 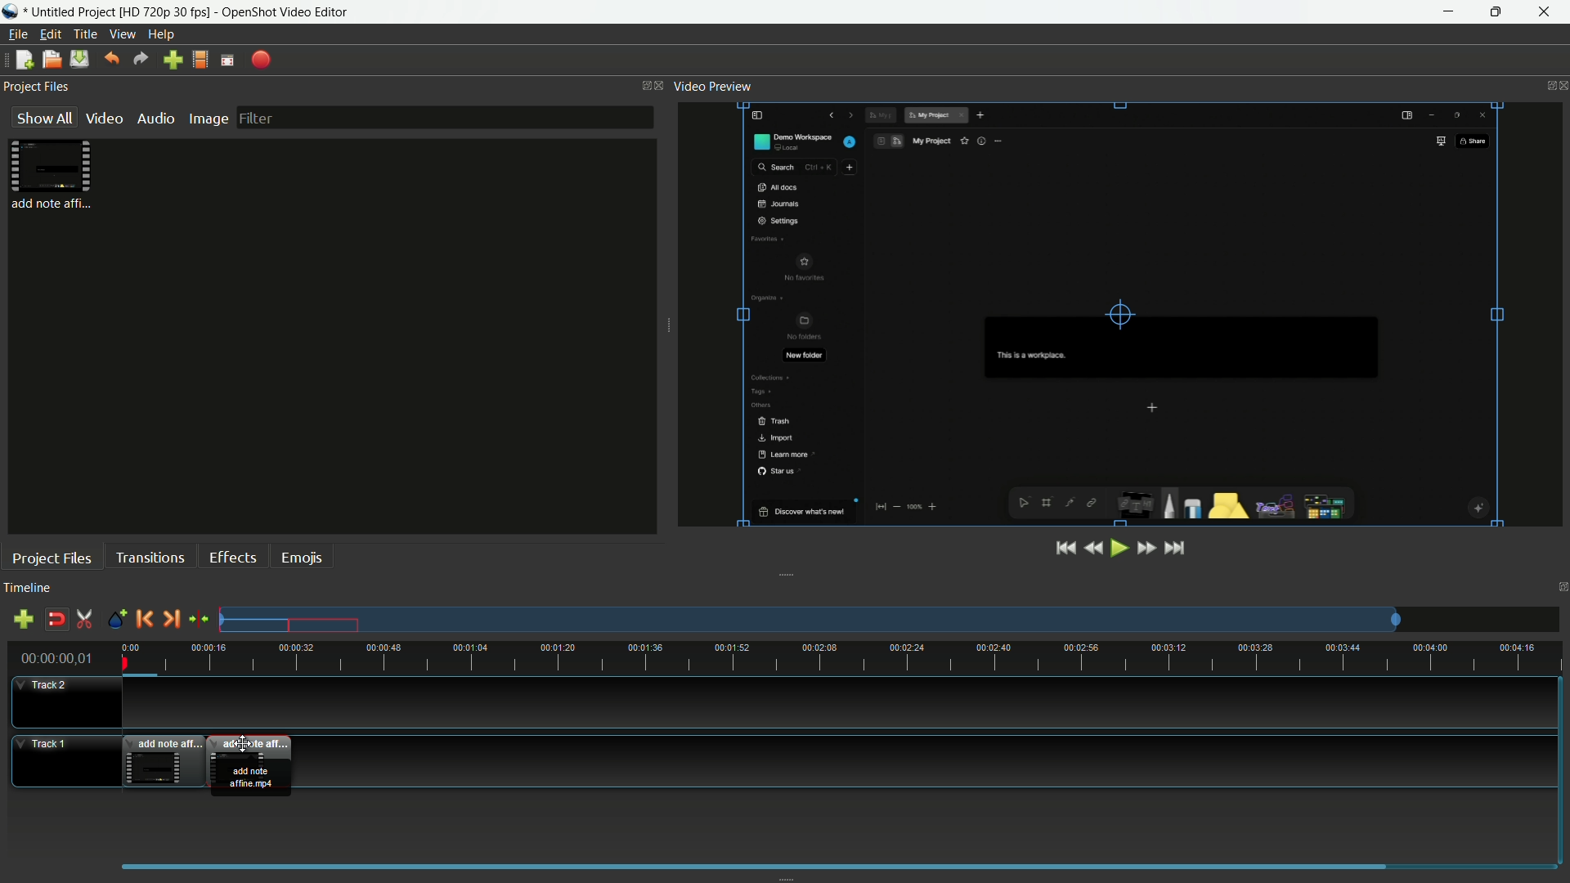 What do you see at coordinates (715, 86) in the screenshot?
I see `video preview` at bounding box center [715, 86].